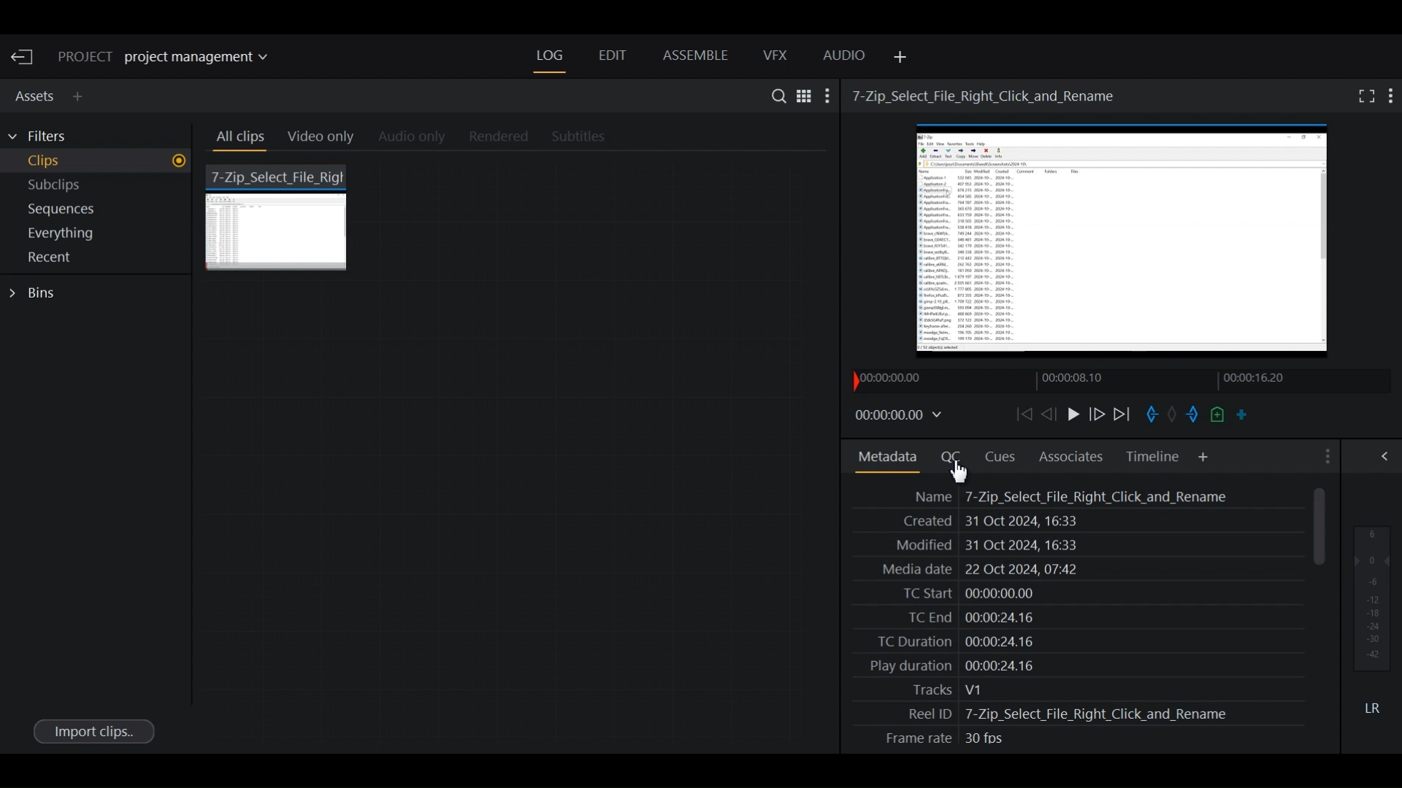 The width and height of the screenshot is (1402, 788). Describe the element at coordinates (280, 216) in the screenshot. I see `7 zip` at that location.